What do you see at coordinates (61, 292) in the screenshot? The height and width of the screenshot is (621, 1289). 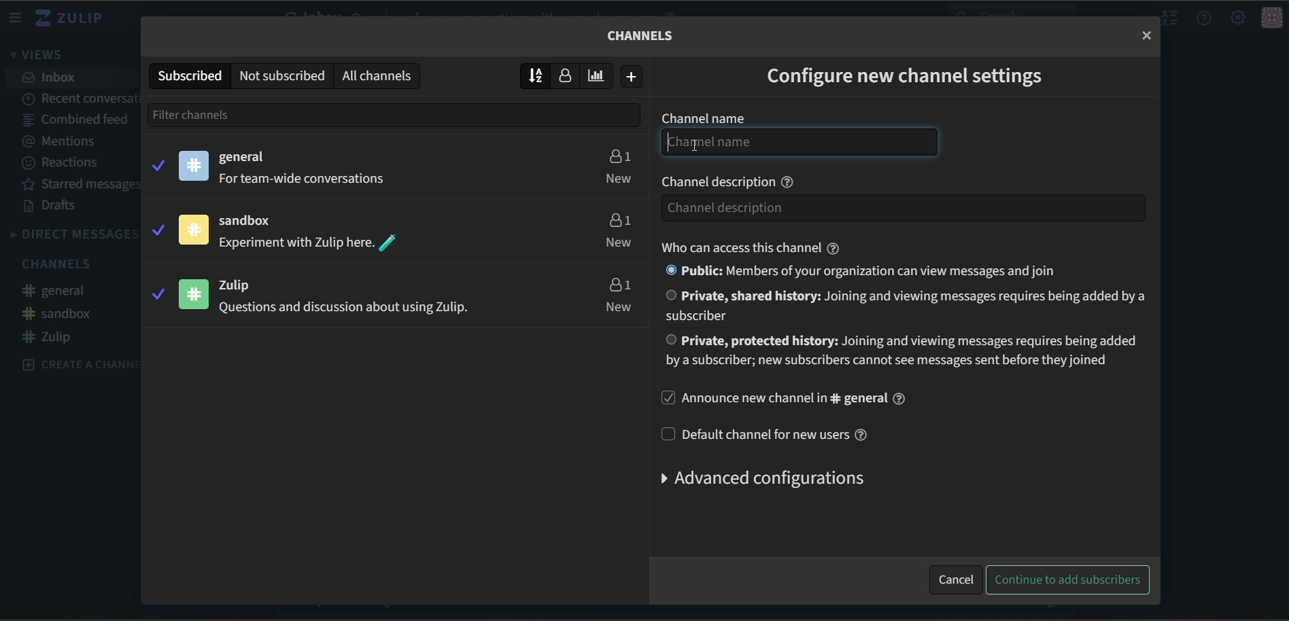 I see `#general` at bounding box center [61, 292].